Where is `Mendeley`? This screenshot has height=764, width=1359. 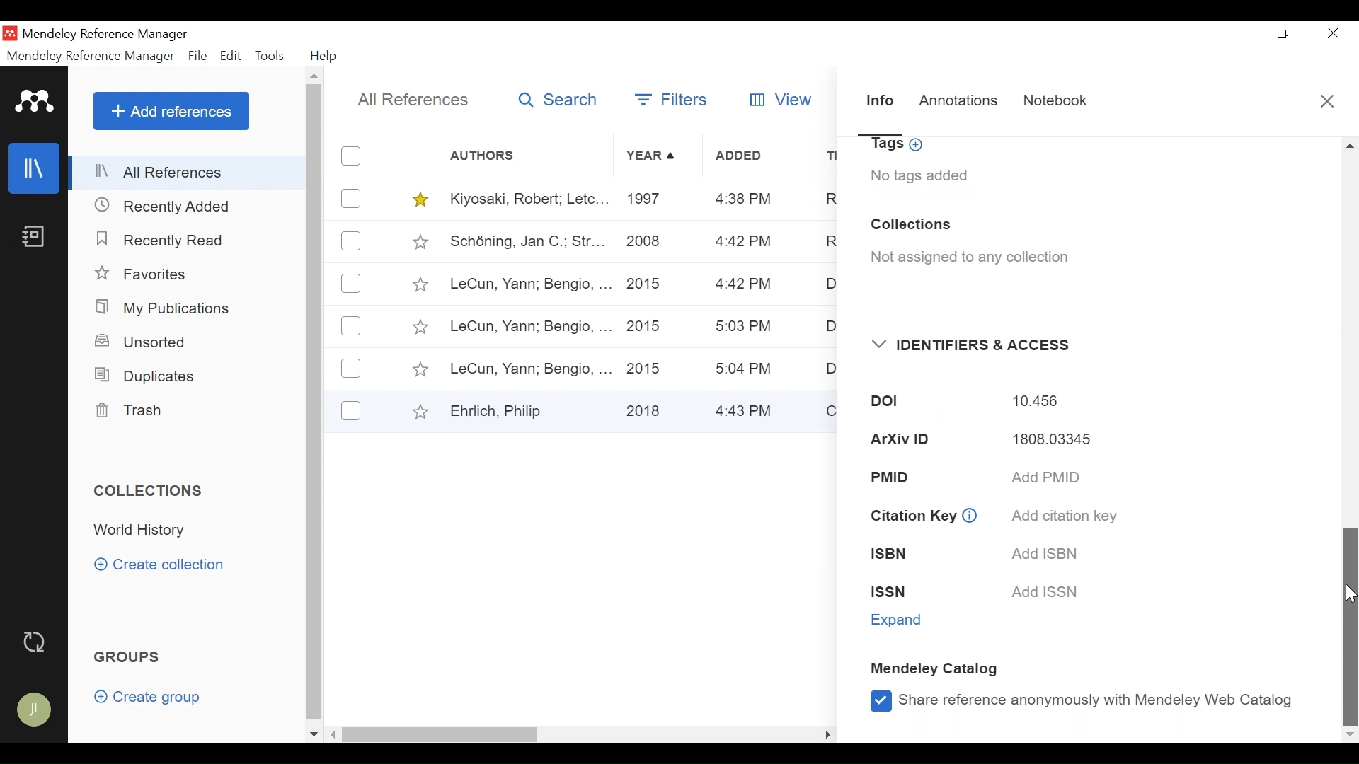
Mendeley is located at coordinates (35, 101).